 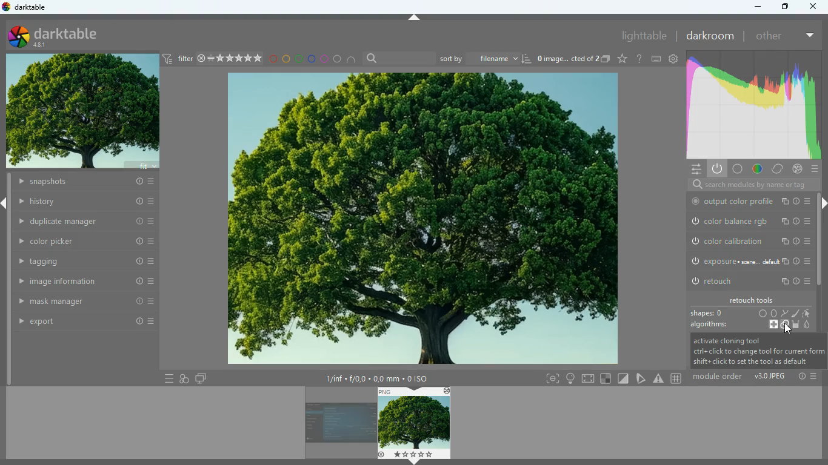 What do you see at coordinates (800, 377) in the screenshot?
I see `info` at bounding box center [800, 377].